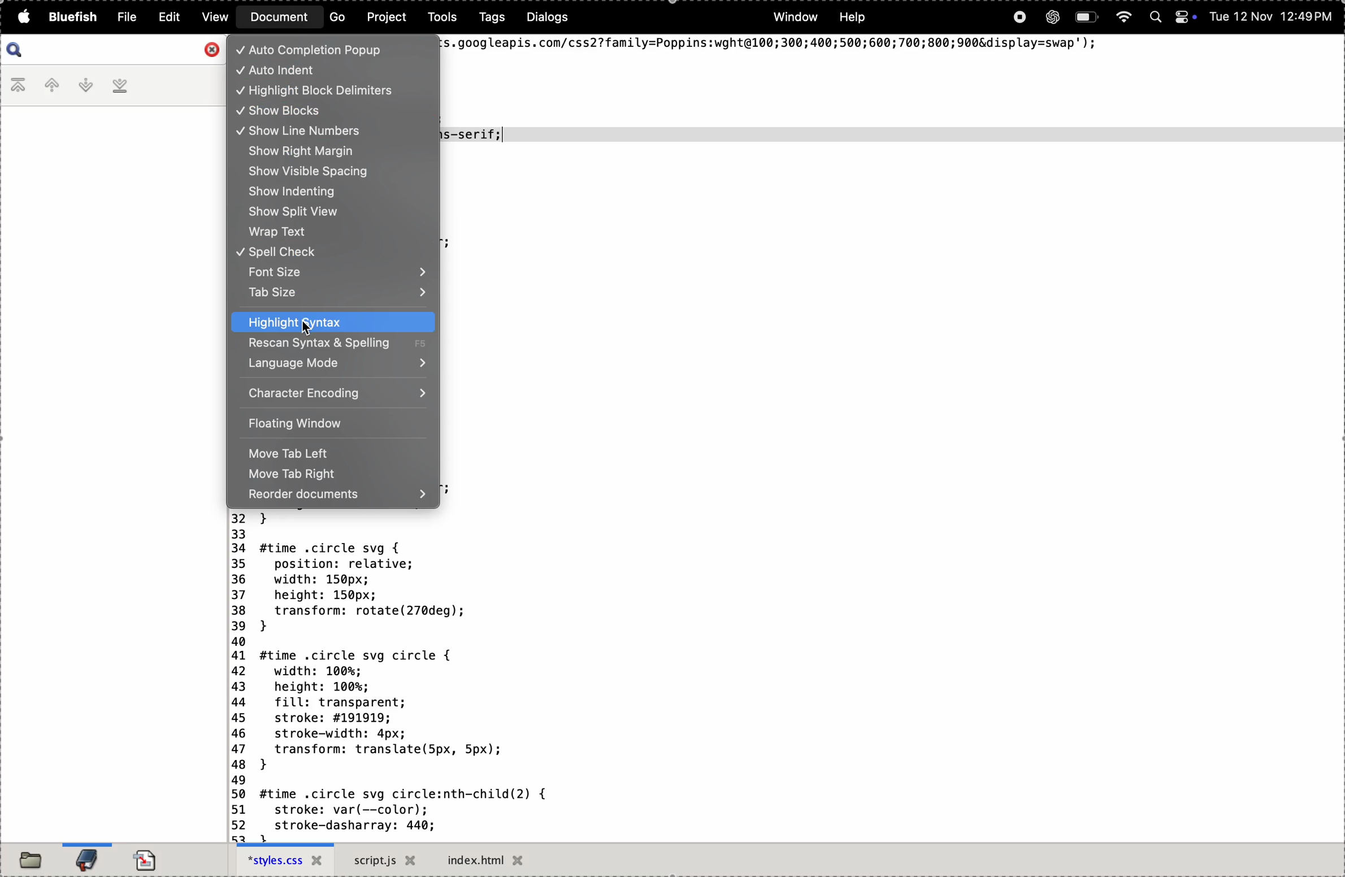 The width and height of the screenshot is (1345, 877). Describe the element at coordinates (310, 328) in the screenshot. I see `cursor` at that location.